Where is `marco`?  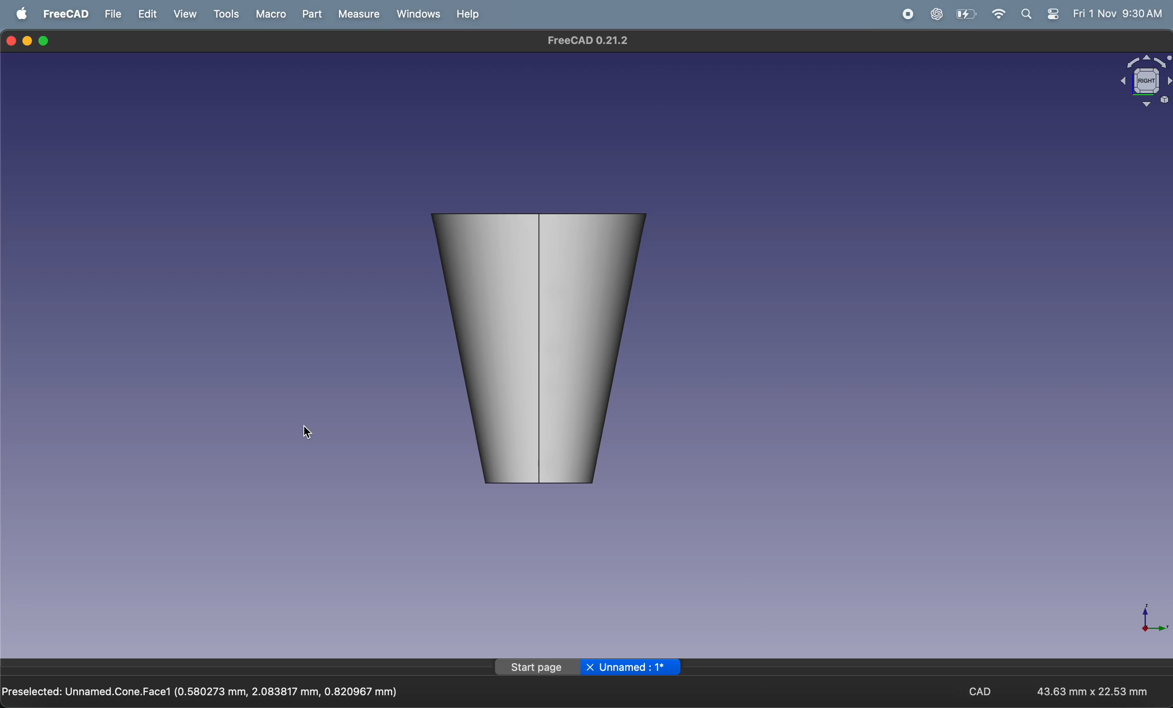
marco is located at coordinates (267, 13).